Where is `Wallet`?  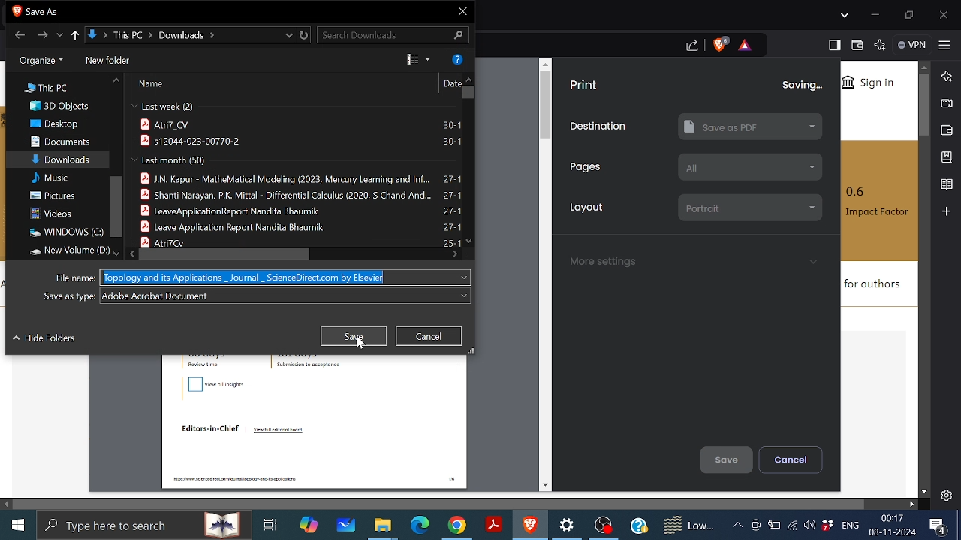 Wallet is located at coordinates (946, 130).